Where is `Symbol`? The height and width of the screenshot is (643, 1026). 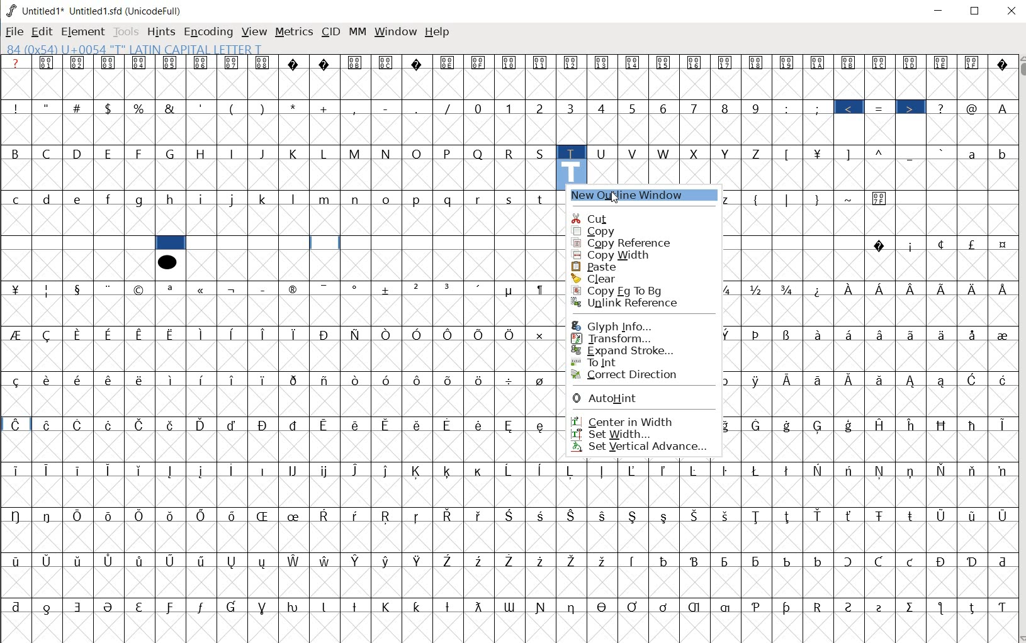 Symbol is located at coordinates (387, 561).